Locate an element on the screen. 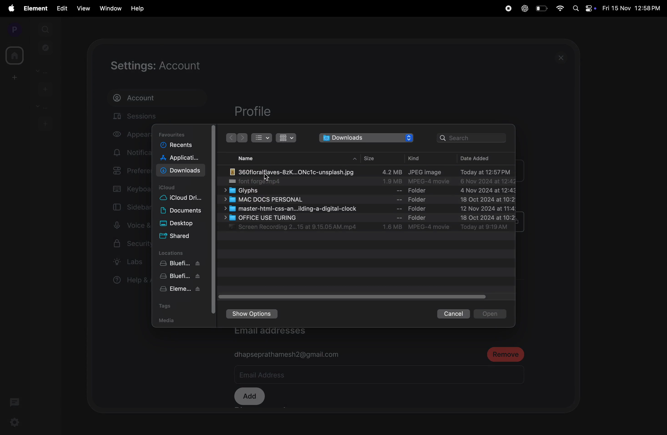  view is located at coordinates (82, 8).